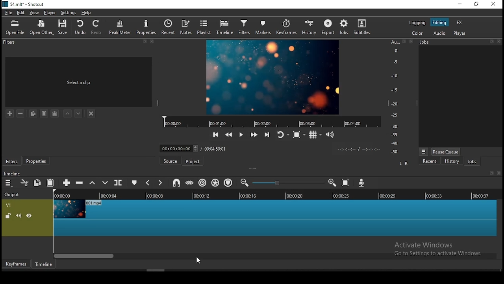  I want to click on add filter, so click(10, 114).